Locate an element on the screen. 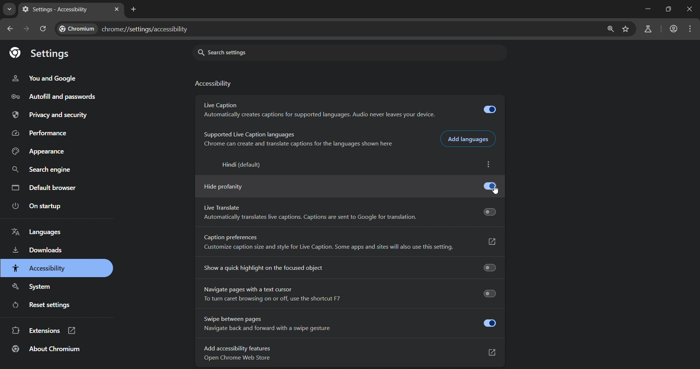 The height and width of the screenshot is (369, 700). go forward one page is located at coordinates (26, 29).